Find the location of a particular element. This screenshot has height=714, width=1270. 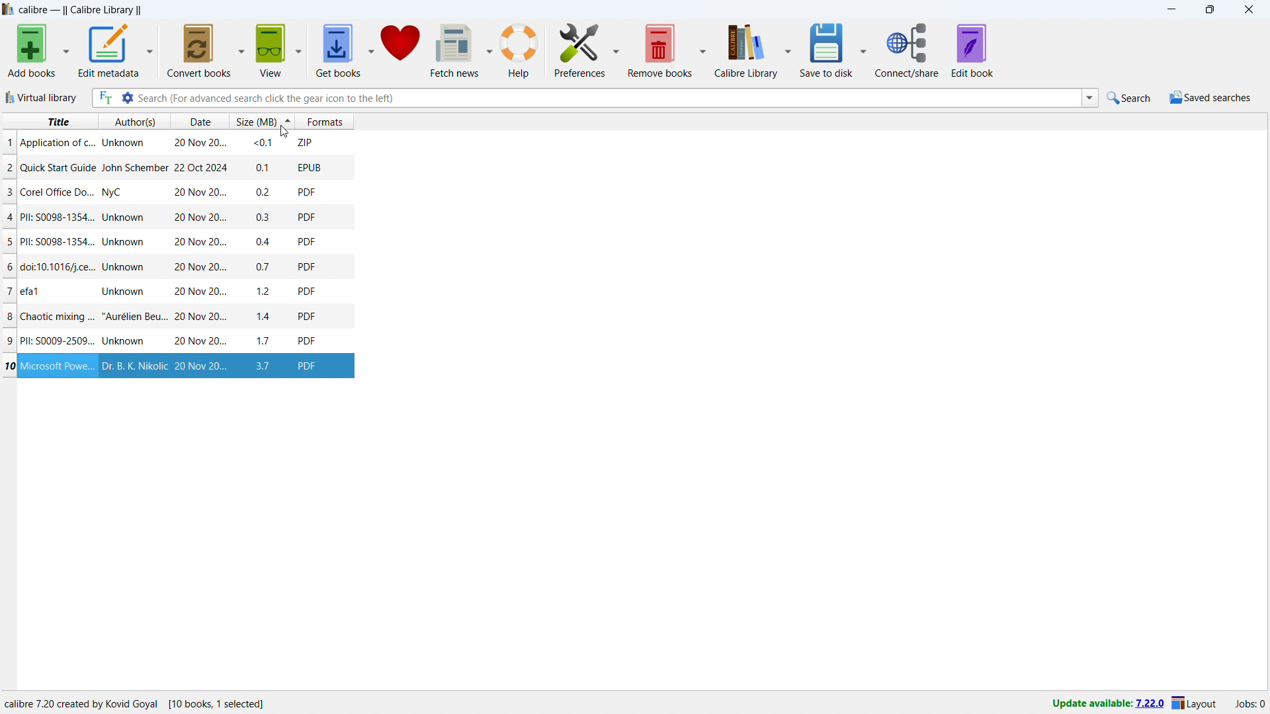

date is located at coordinates (200, 342).